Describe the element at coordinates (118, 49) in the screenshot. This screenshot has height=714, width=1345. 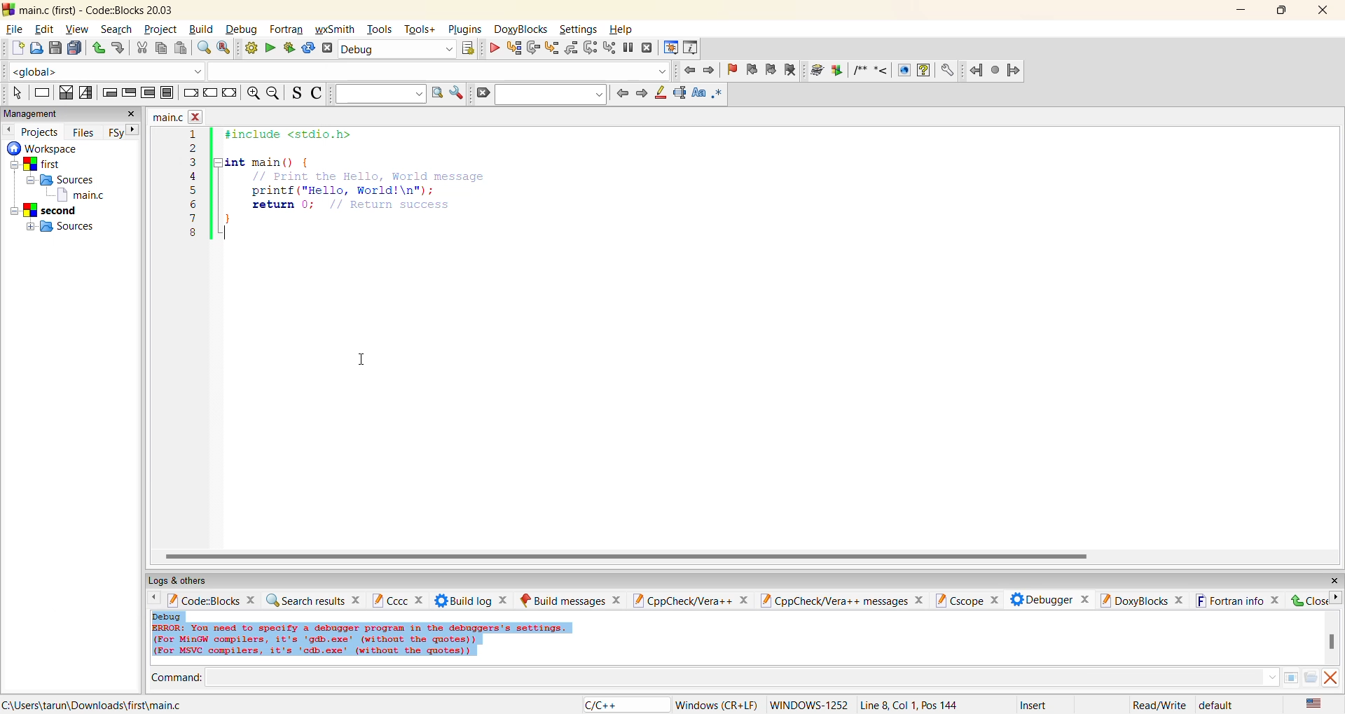
I see `redo` at that location.